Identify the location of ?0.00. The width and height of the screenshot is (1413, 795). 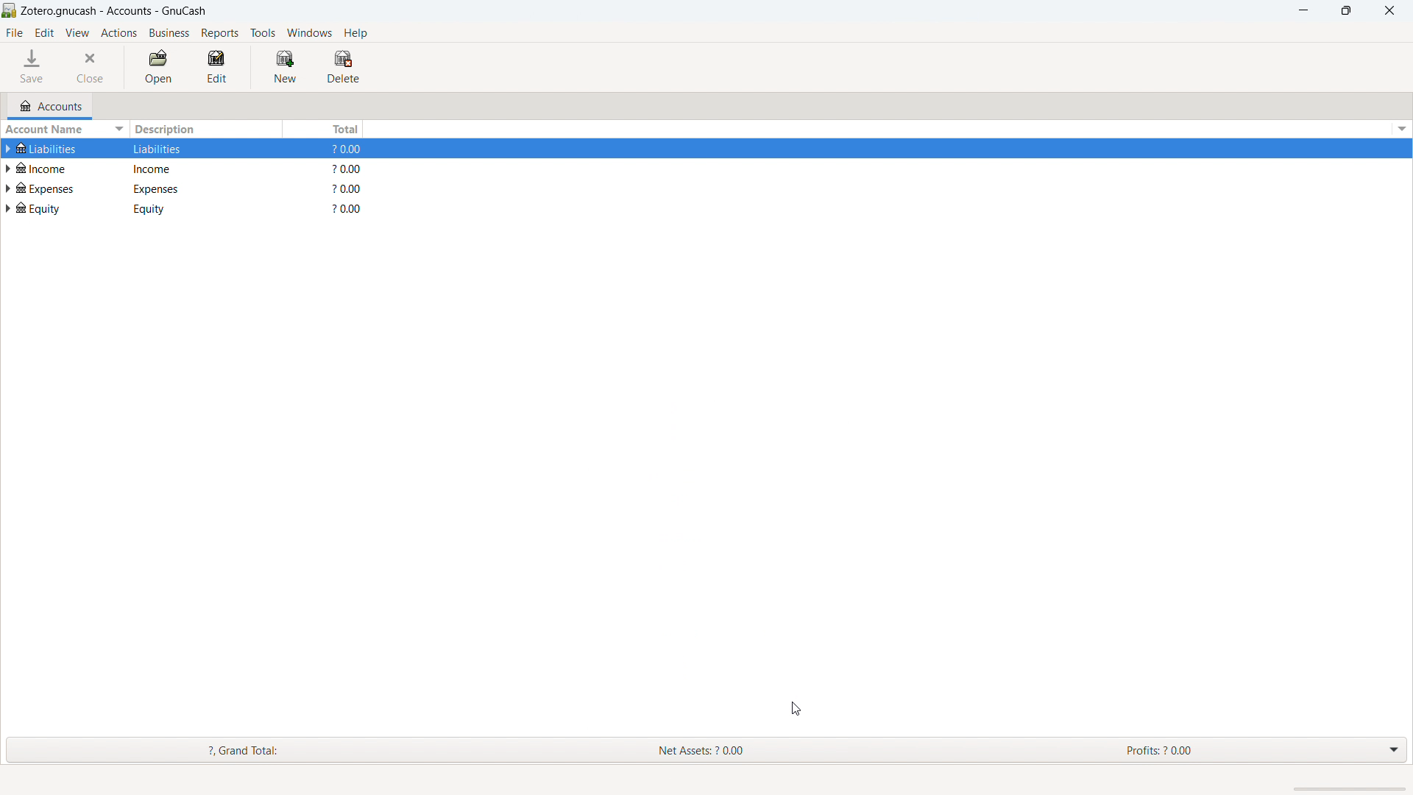
(348, 188).